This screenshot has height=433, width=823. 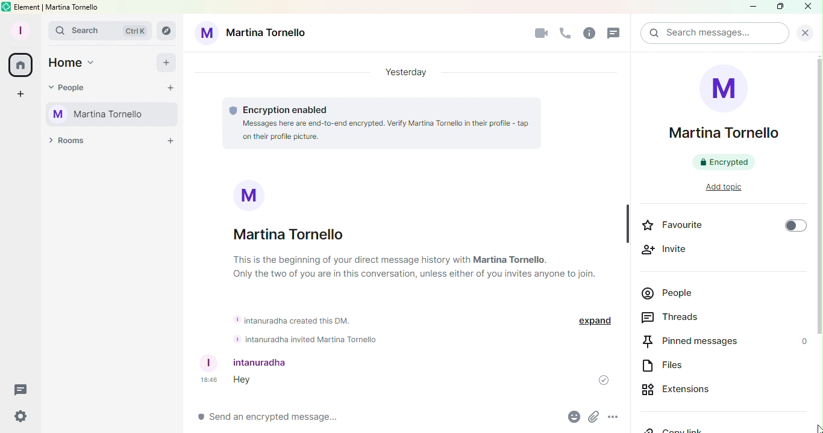 What do you see at coordinates (19, 29) in the screenshot?
I see `Profile` at bounding box center [19, 29].